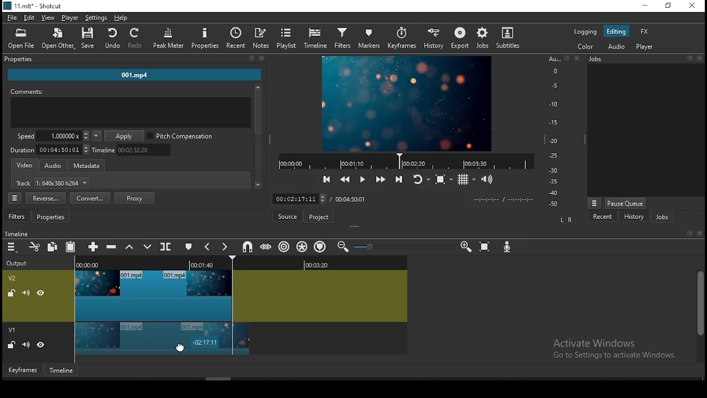 The image size is (707, 398). What do you see at coordinates (467, 245) in the screenshot?
I see `zoom timeline` at bounding box center [467, 245].